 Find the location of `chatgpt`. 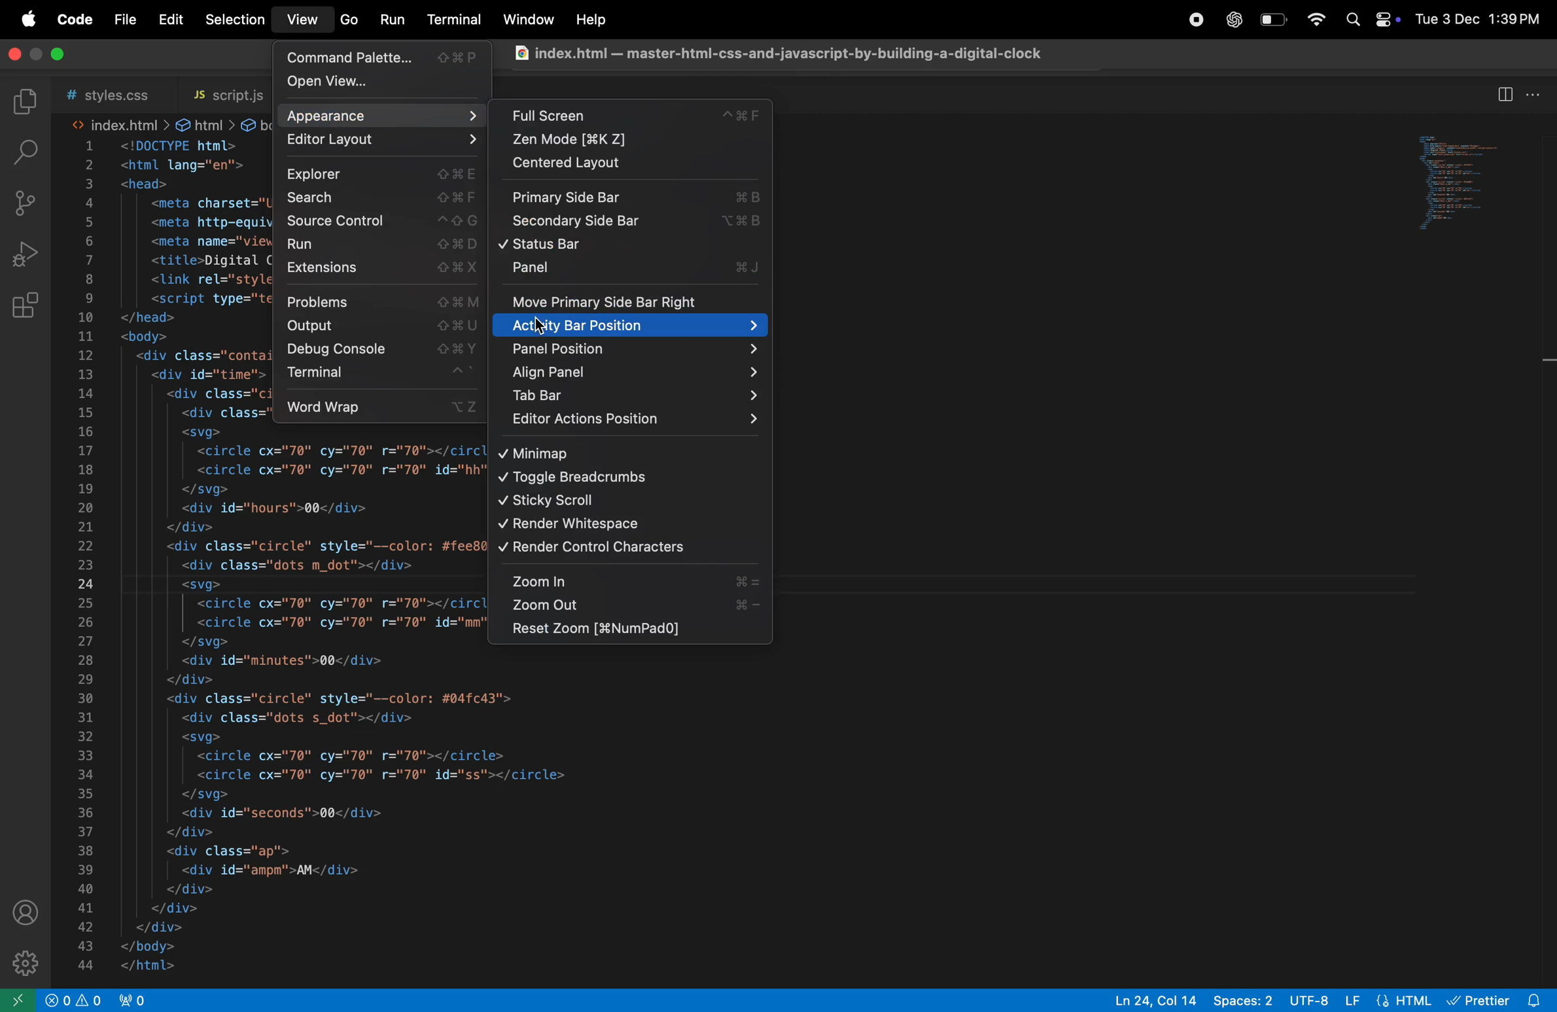

chatgpt is located at coordinates (1231, 20).